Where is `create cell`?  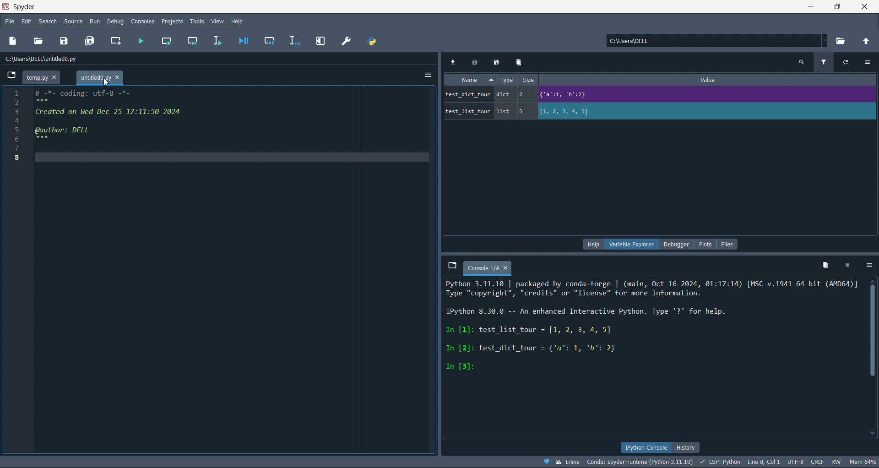
create cell is located at coordinates (115, 40).